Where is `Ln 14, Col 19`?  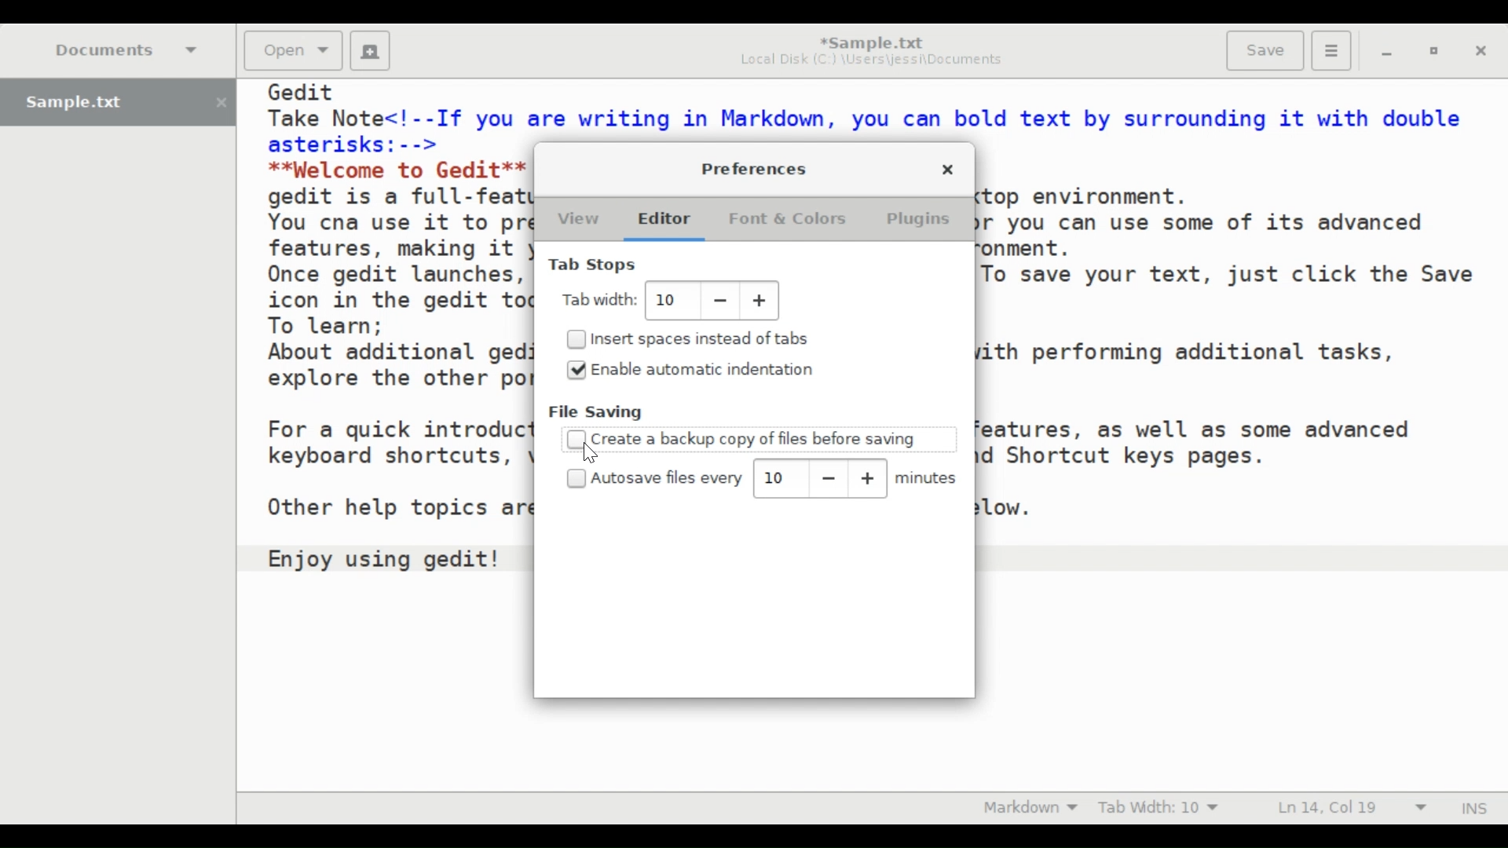
Ln 14, Col 19 is located at coordinates (1349, 807).